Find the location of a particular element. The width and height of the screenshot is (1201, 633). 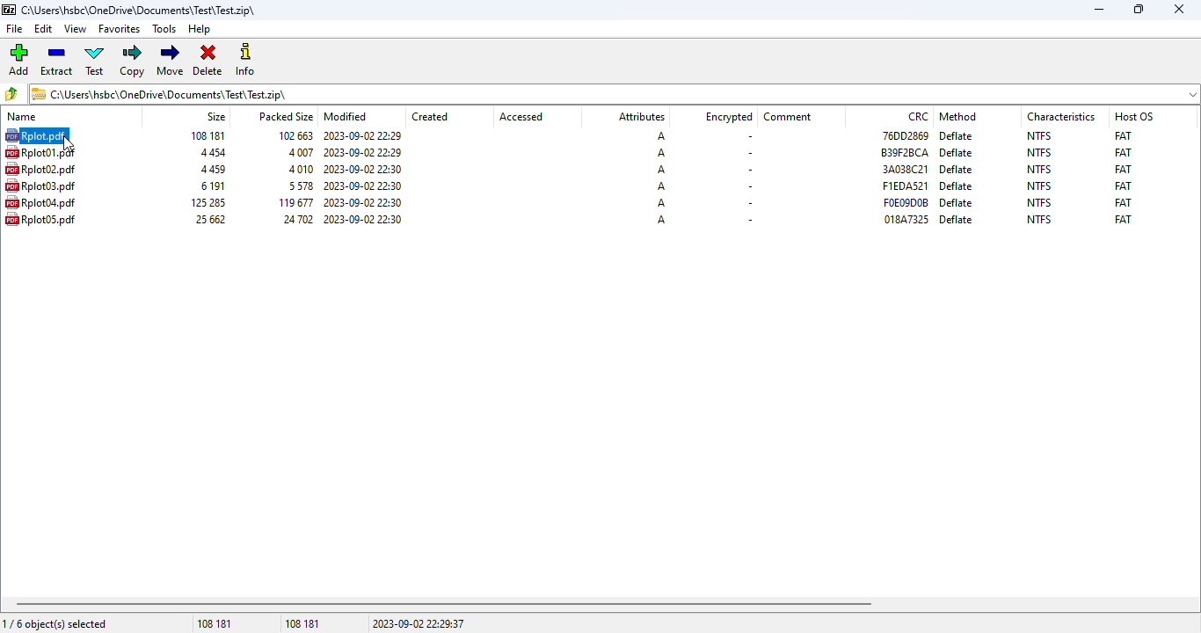

NTFS is located at coordinates (1039, 153).